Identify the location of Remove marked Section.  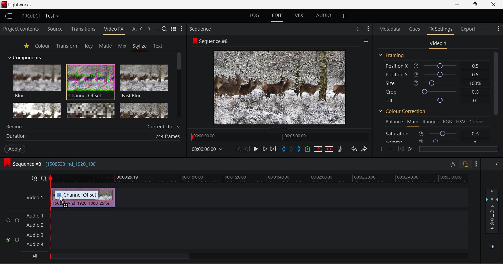
(319, 149).